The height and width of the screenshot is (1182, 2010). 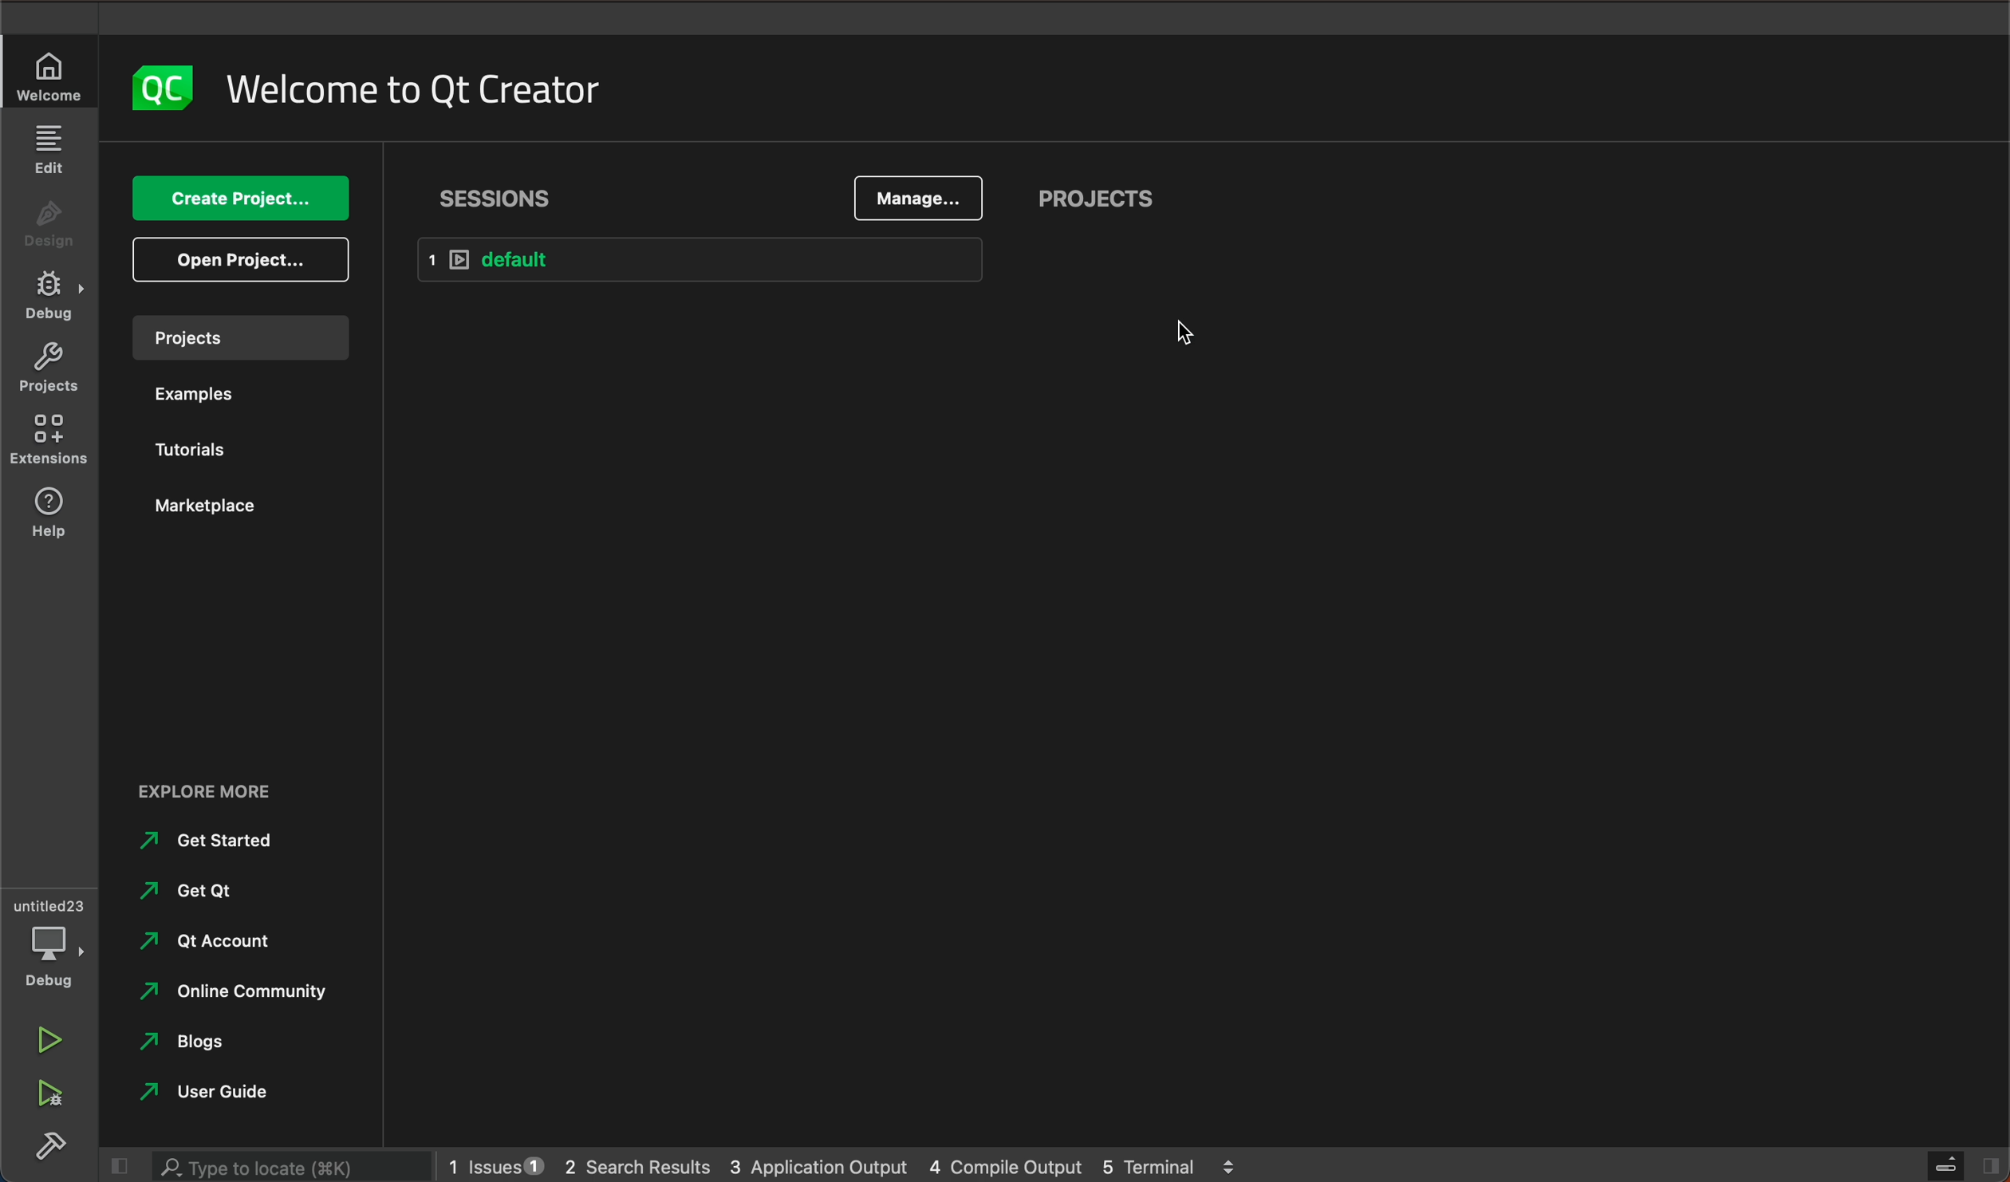 I want to click on welcome, so click(x=419, y=96).